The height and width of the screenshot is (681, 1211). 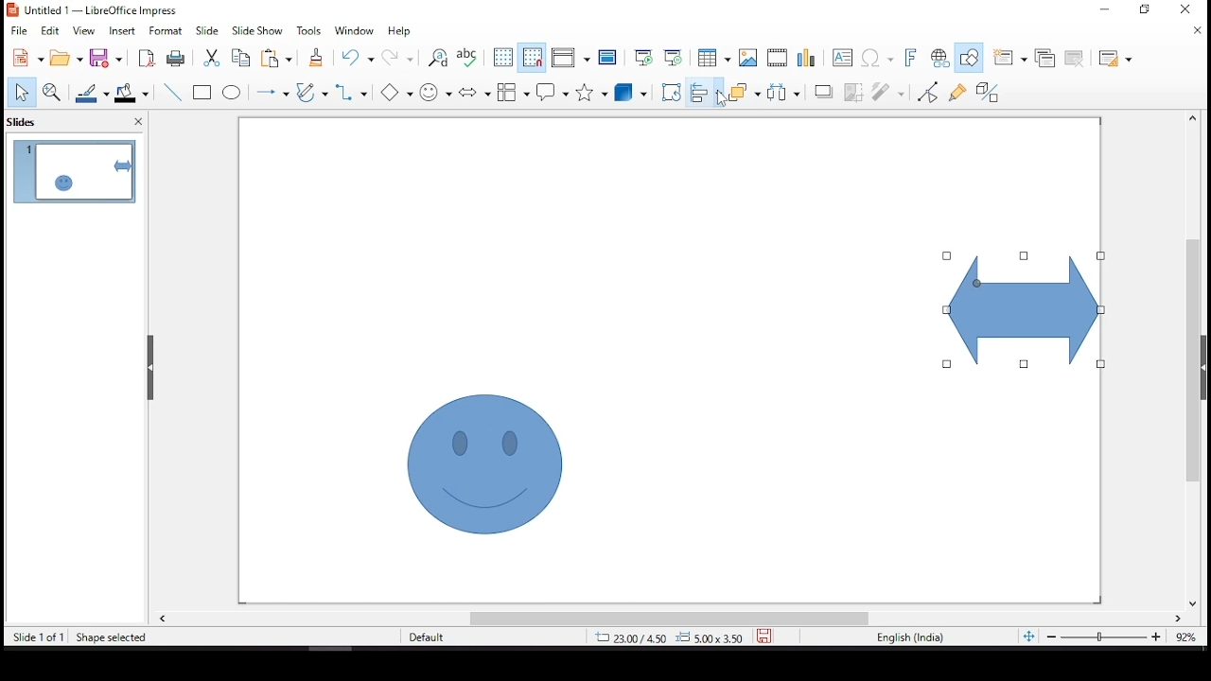 I want to click on slide 1 of 1, so click(x=39, y=638).